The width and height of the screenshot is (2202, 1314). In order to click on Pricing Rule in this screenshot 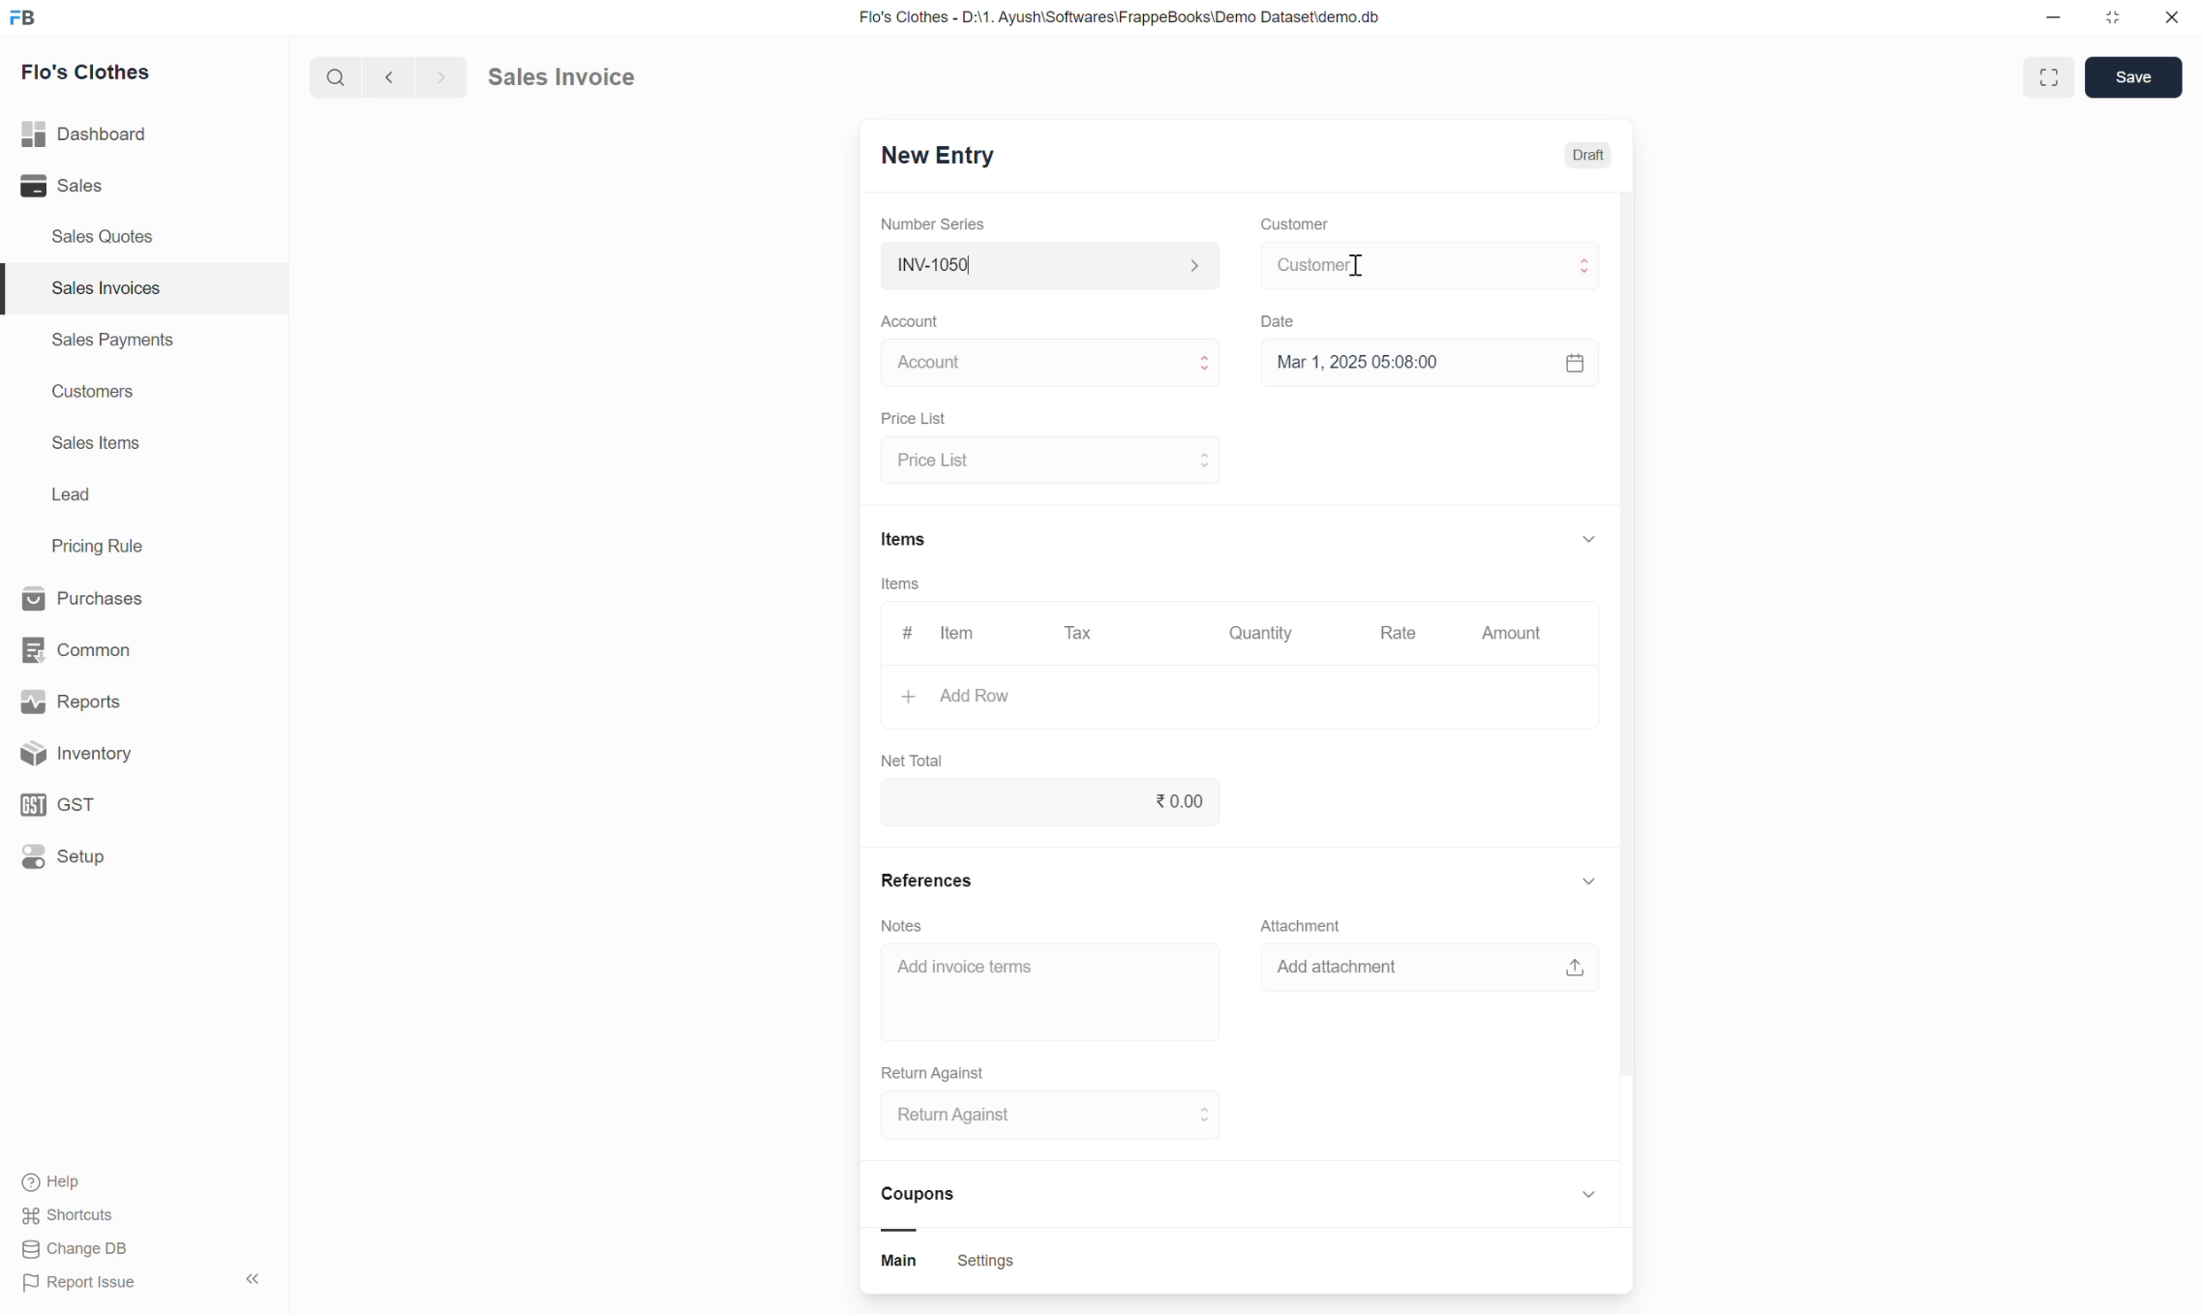, I will do `click(100, 546)`.